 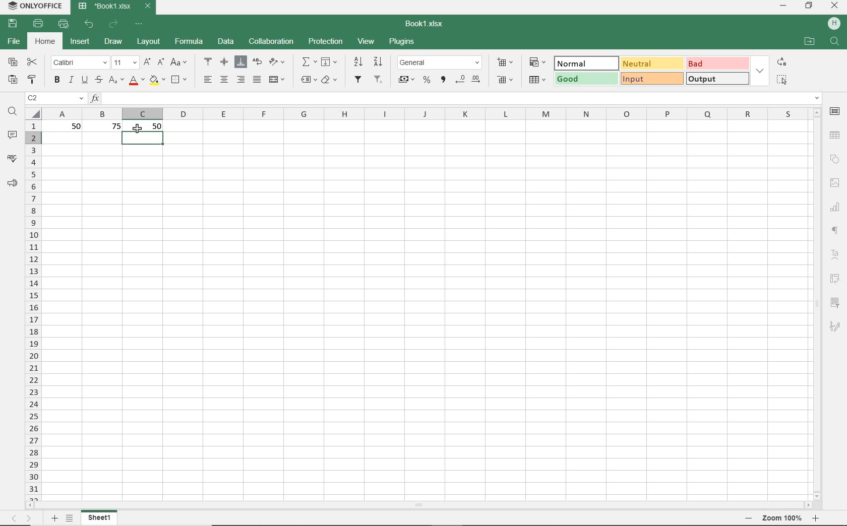 What do you see at coordinates (12, 183) in the screenshot?
I see `feedback & support` at bounding box center [12, 183].